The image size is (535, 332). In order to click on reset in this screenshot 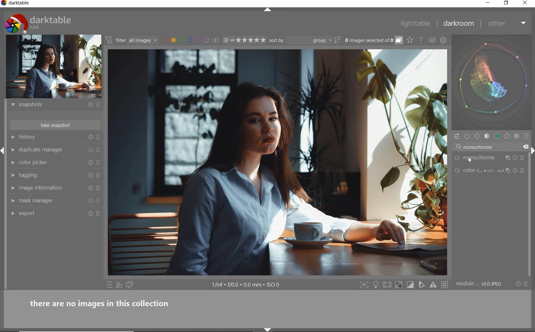, I will do `click(515, 158)`.